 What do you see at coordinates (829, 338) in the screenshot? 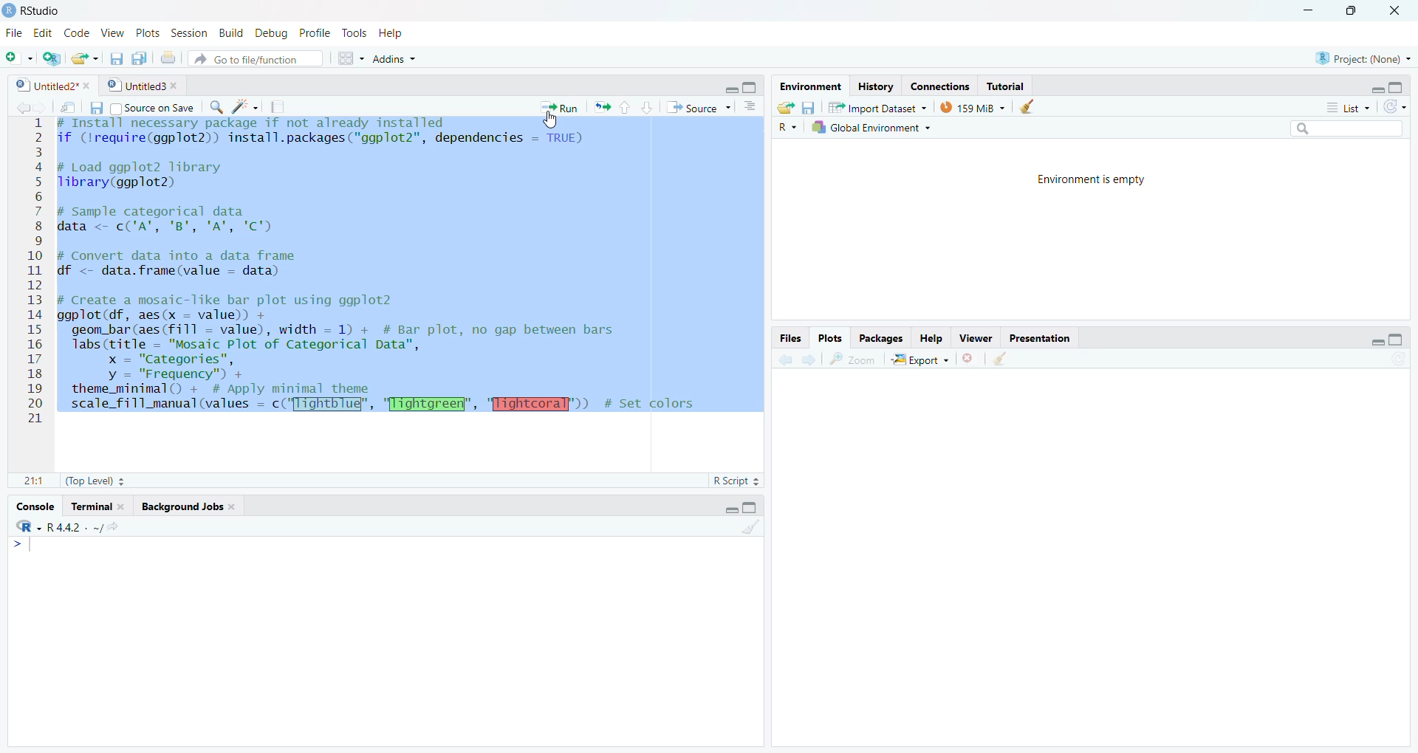
I see `Plots` at bounding box center [829, 338].